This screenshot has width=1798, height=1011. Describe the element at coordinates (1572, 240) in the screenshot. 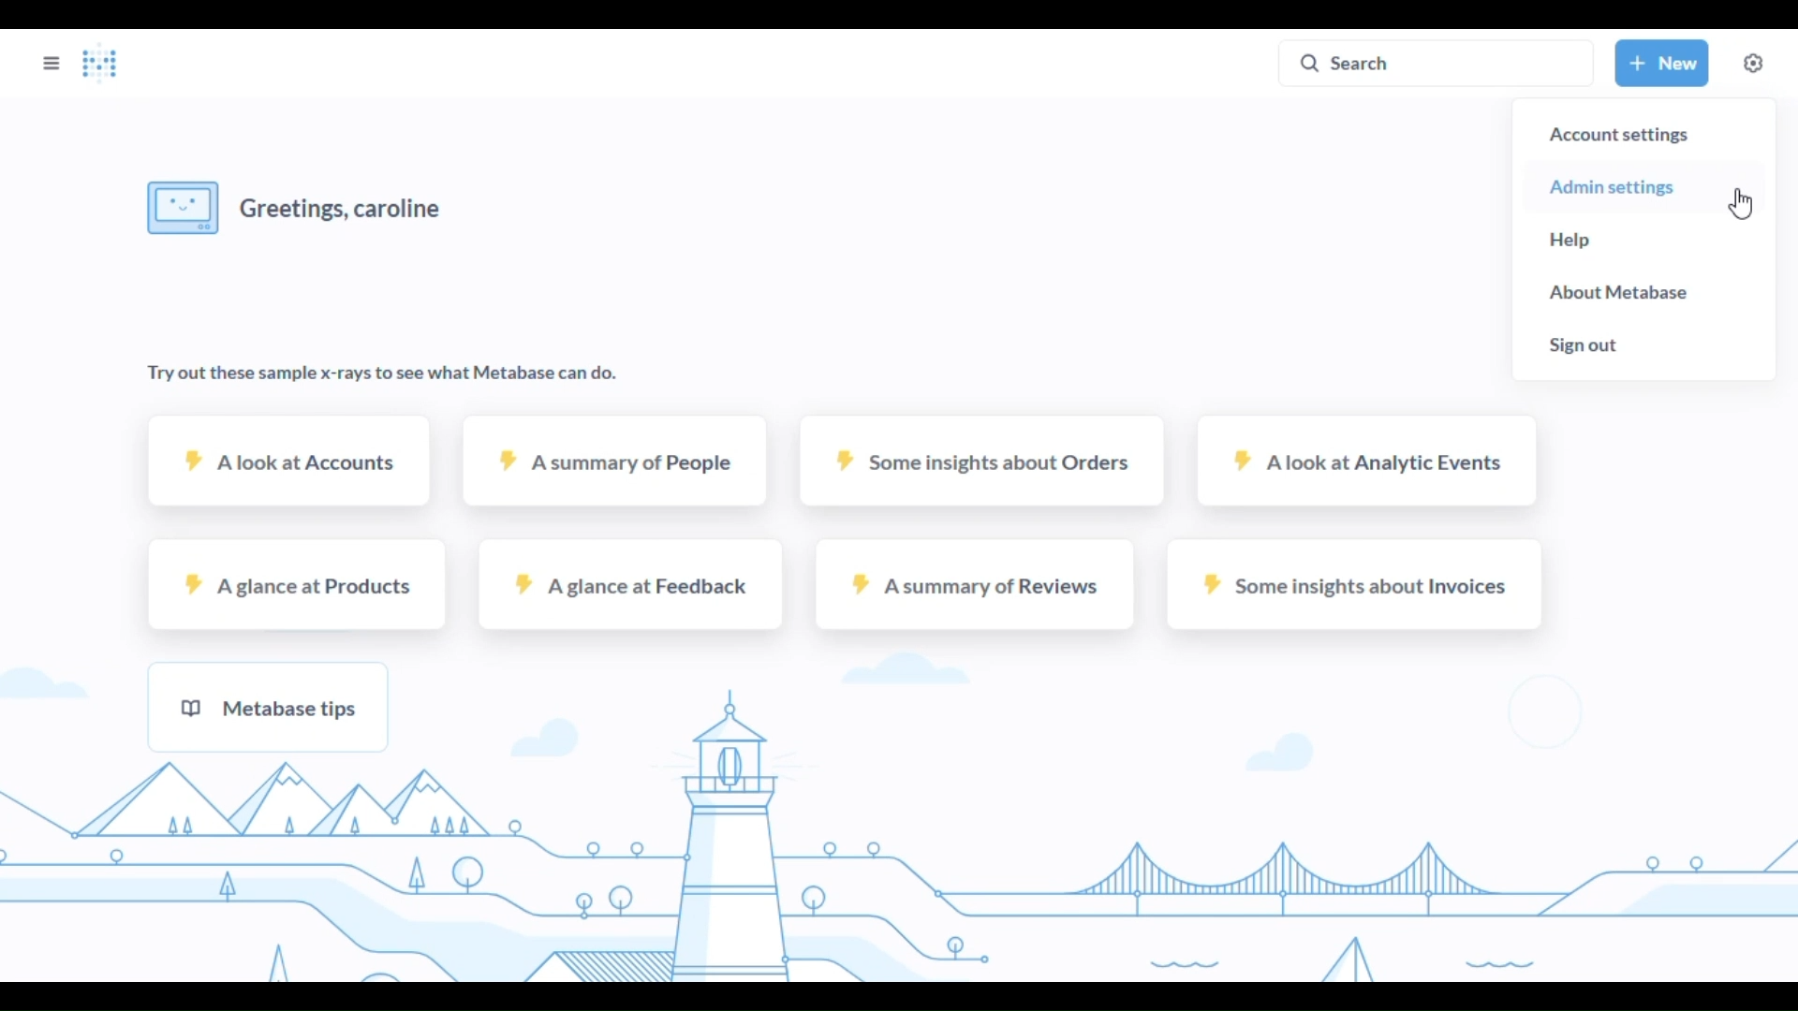

I see `help` at that location.